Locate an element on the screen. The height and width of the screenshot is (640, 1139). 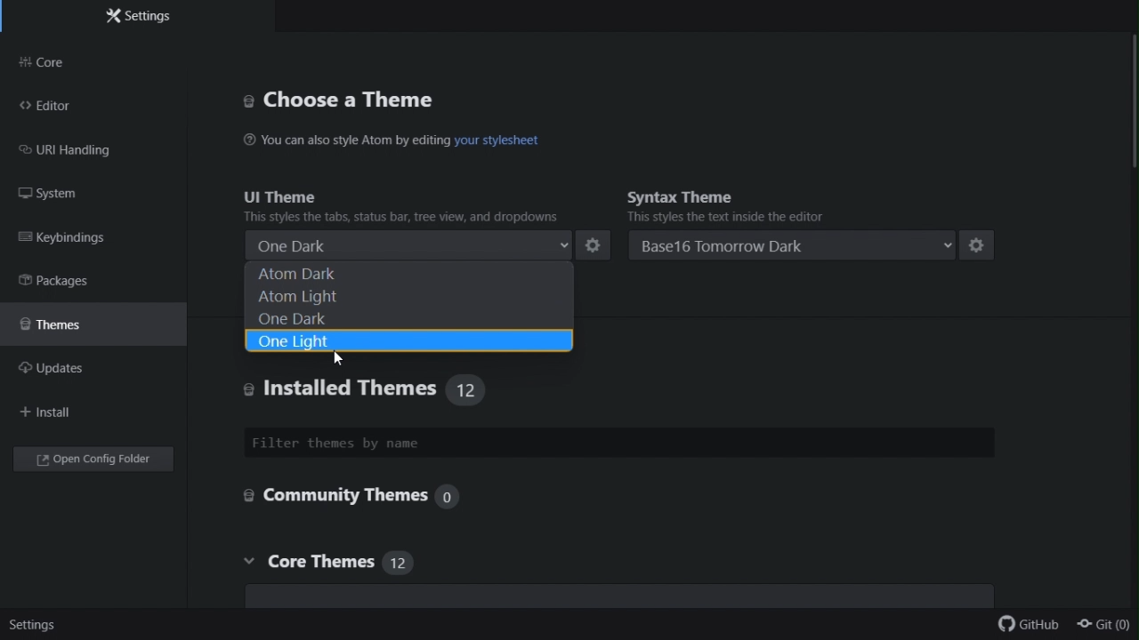
one light is located at coordinates (407, 340).